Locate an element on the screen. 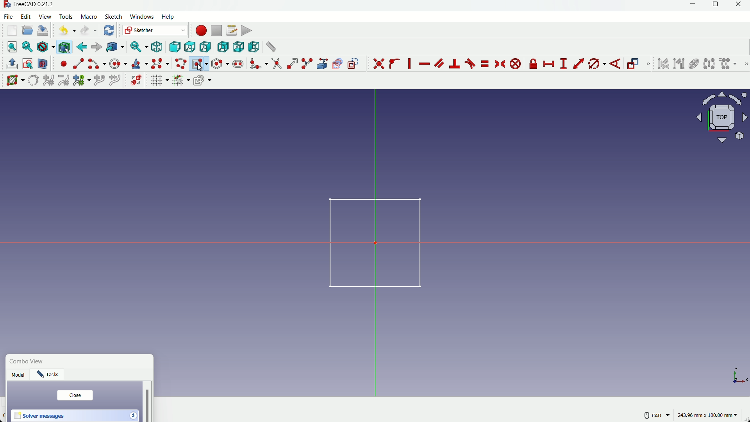 The width and height of the screenshot is (750, 422). increase B spiline degree is located at coordinates (49, 80).